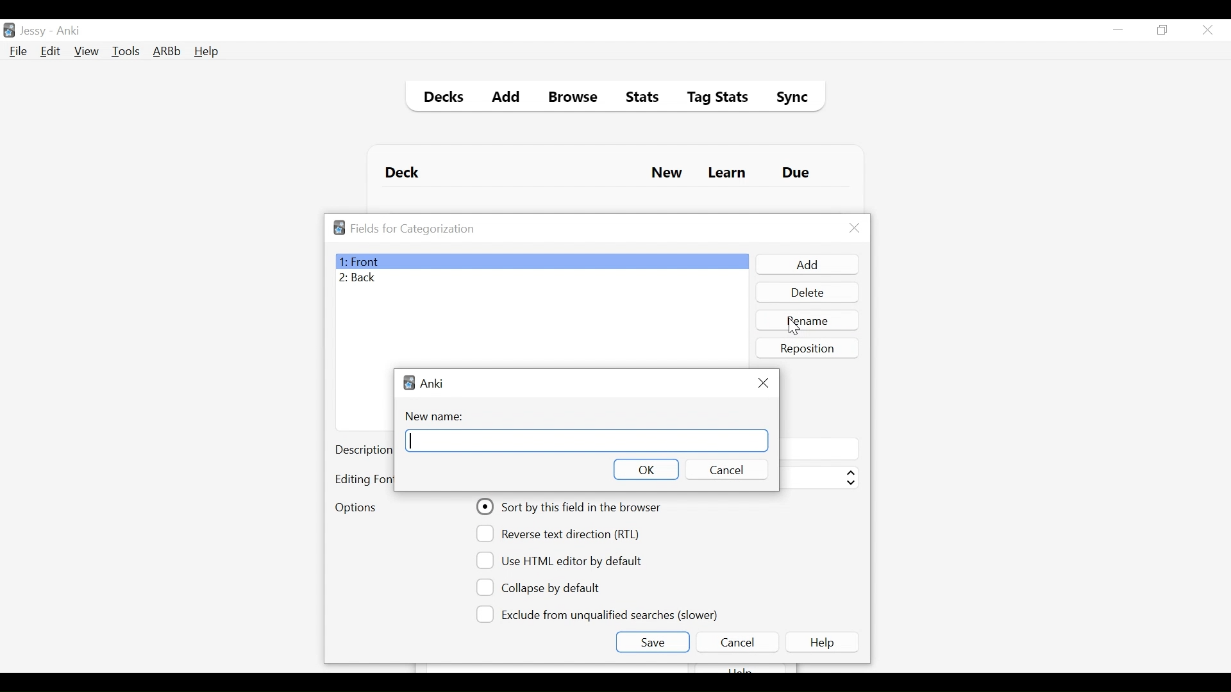 Image resolution: width=1231 pixels, height=692 pixels. Describe the element at coordinates (563, 560) in the screenshot. I see `(un)select Use HTML editor by default` at that location.